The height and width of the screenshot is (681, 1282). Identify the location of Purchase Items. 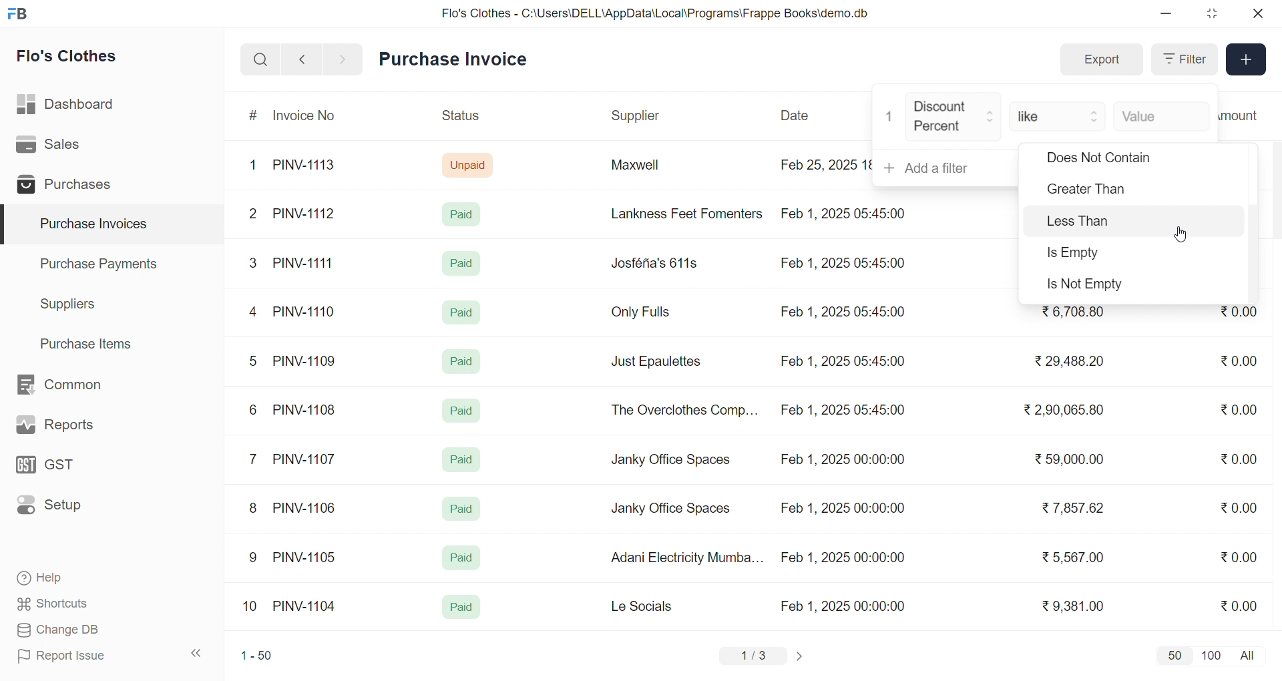
(91, 342).